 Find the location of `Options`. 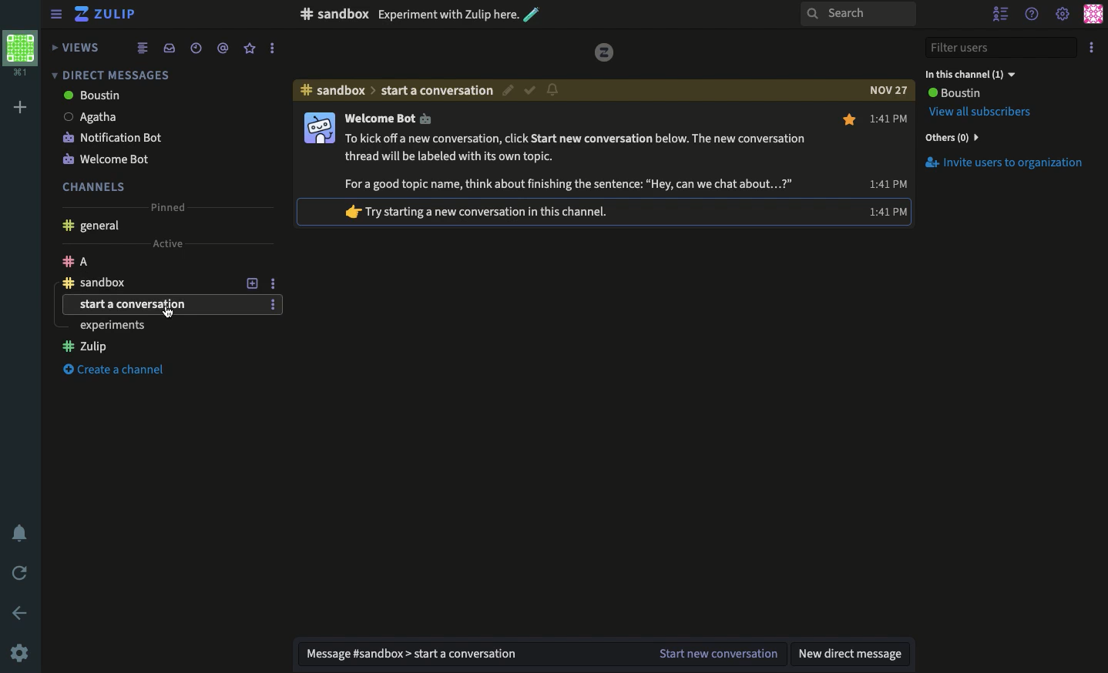

Options is located at coordinates (273, 303).